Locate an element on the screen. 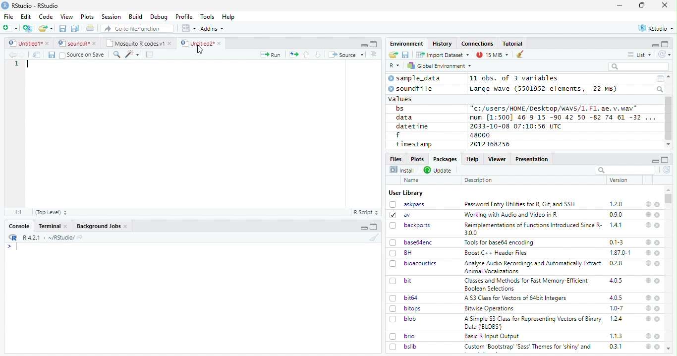  1.4.1 is located at coordinates (617, 225).